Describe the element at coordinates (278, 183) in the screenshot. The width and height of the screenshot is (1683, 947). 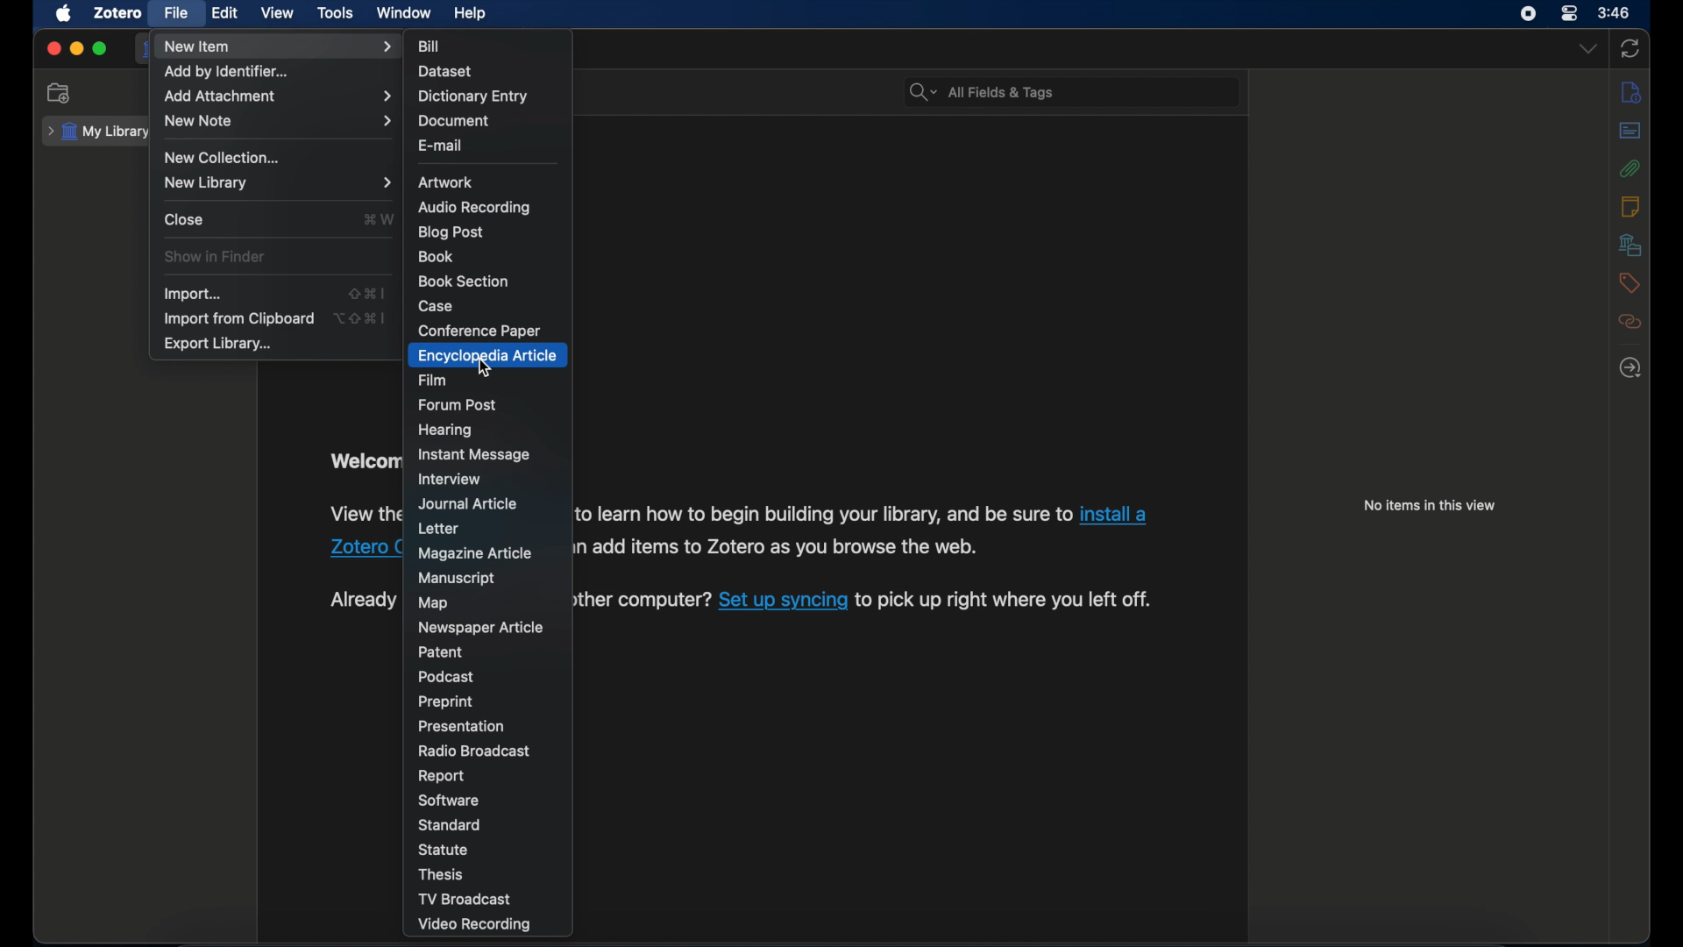
I see `new library` at that location.